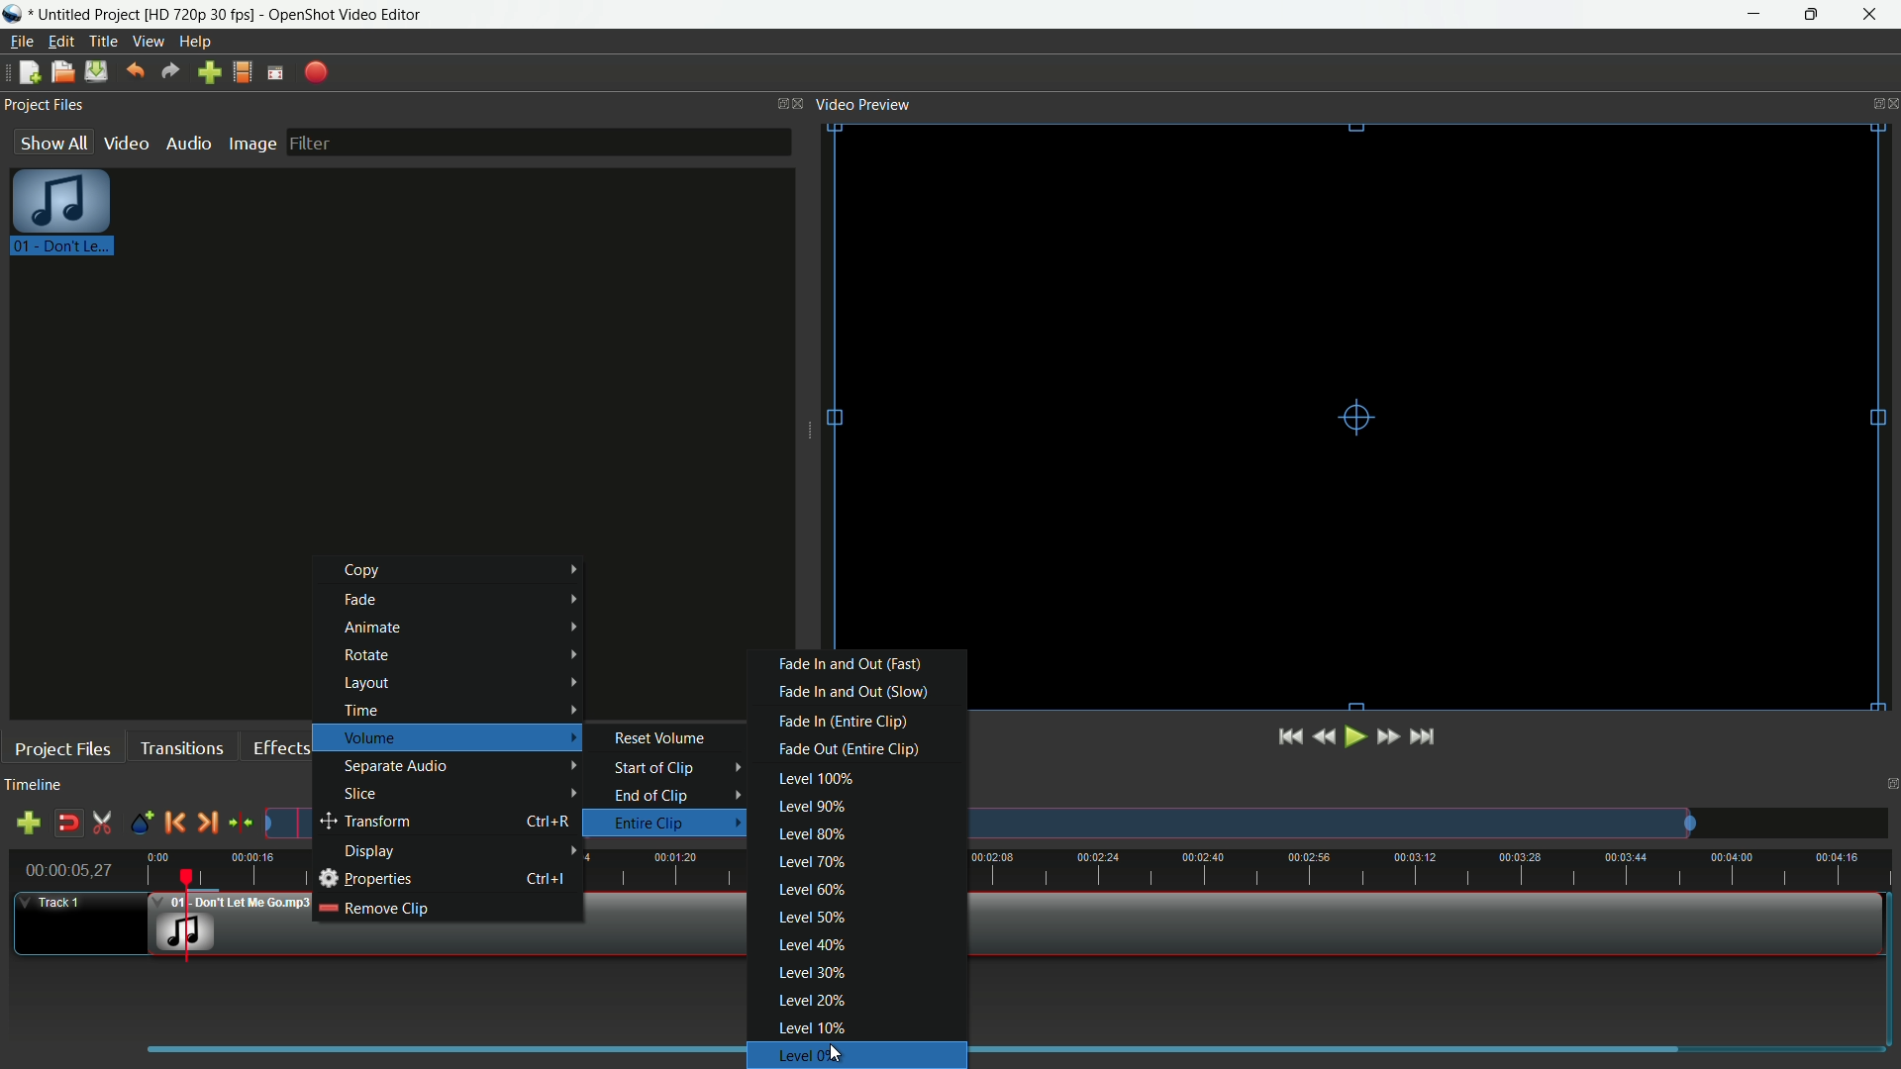  What do you see at coordinates (462, 654) in the screenshot?
I see `rotate` at bounding box center [462, 654].